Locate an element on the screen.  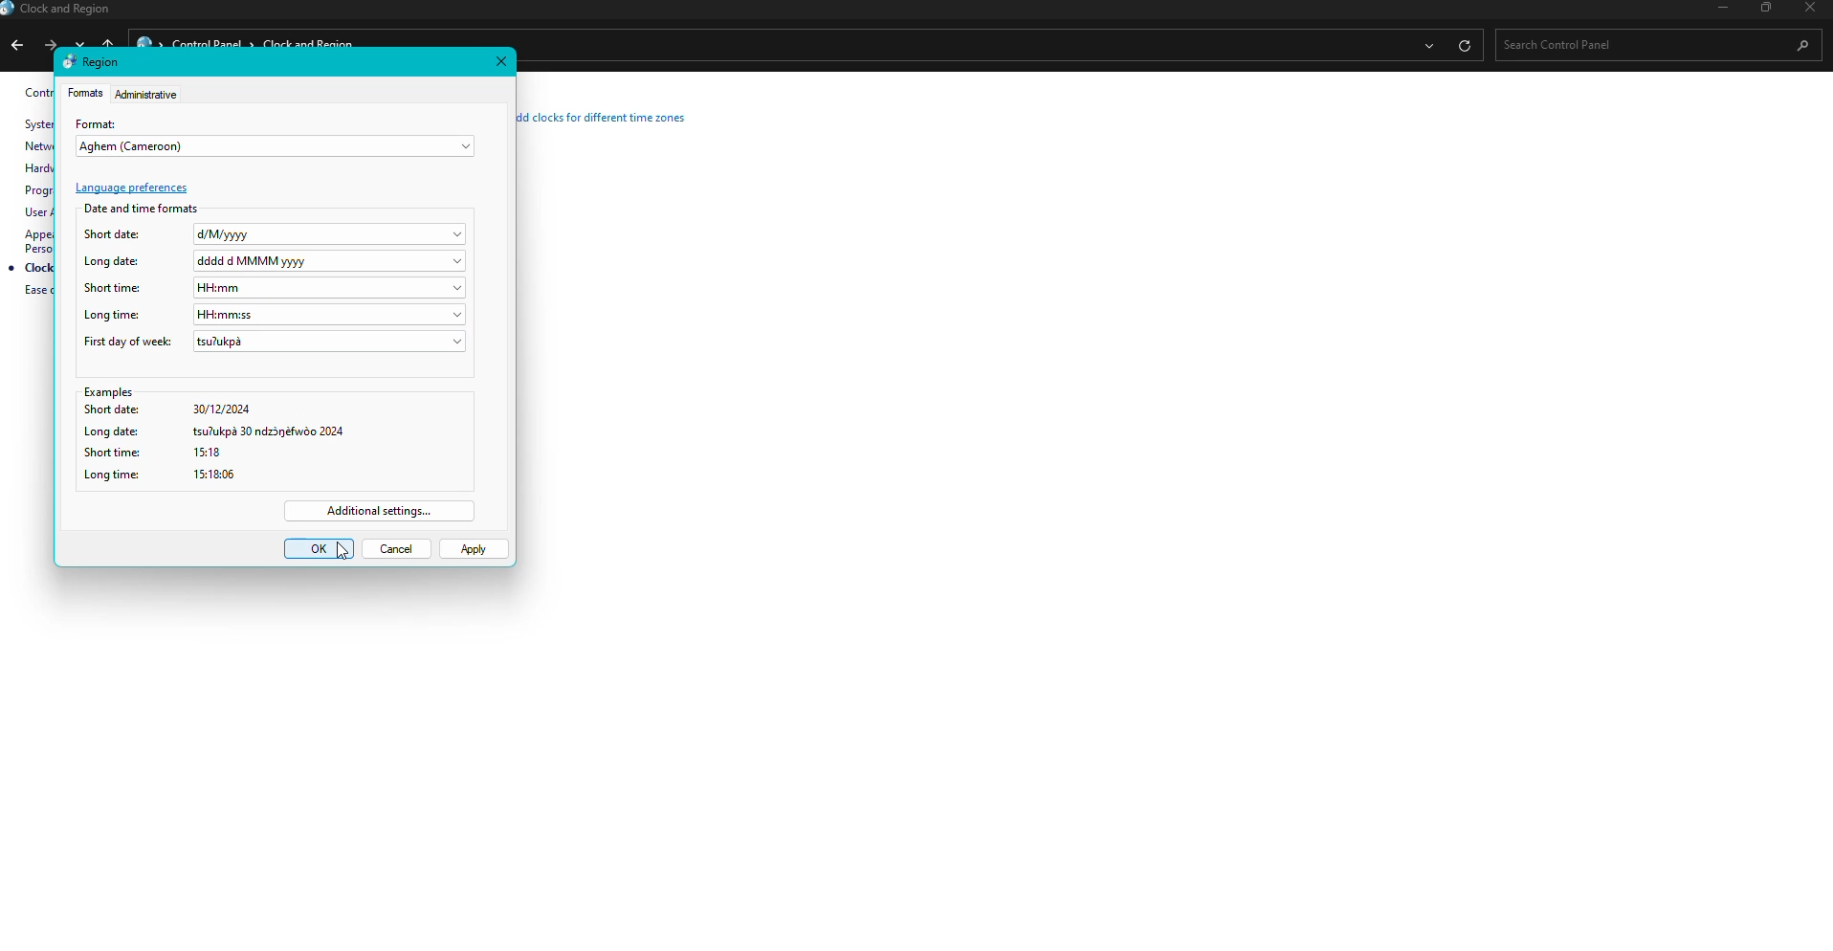
Clock and region is located at coordinates (61, 11).